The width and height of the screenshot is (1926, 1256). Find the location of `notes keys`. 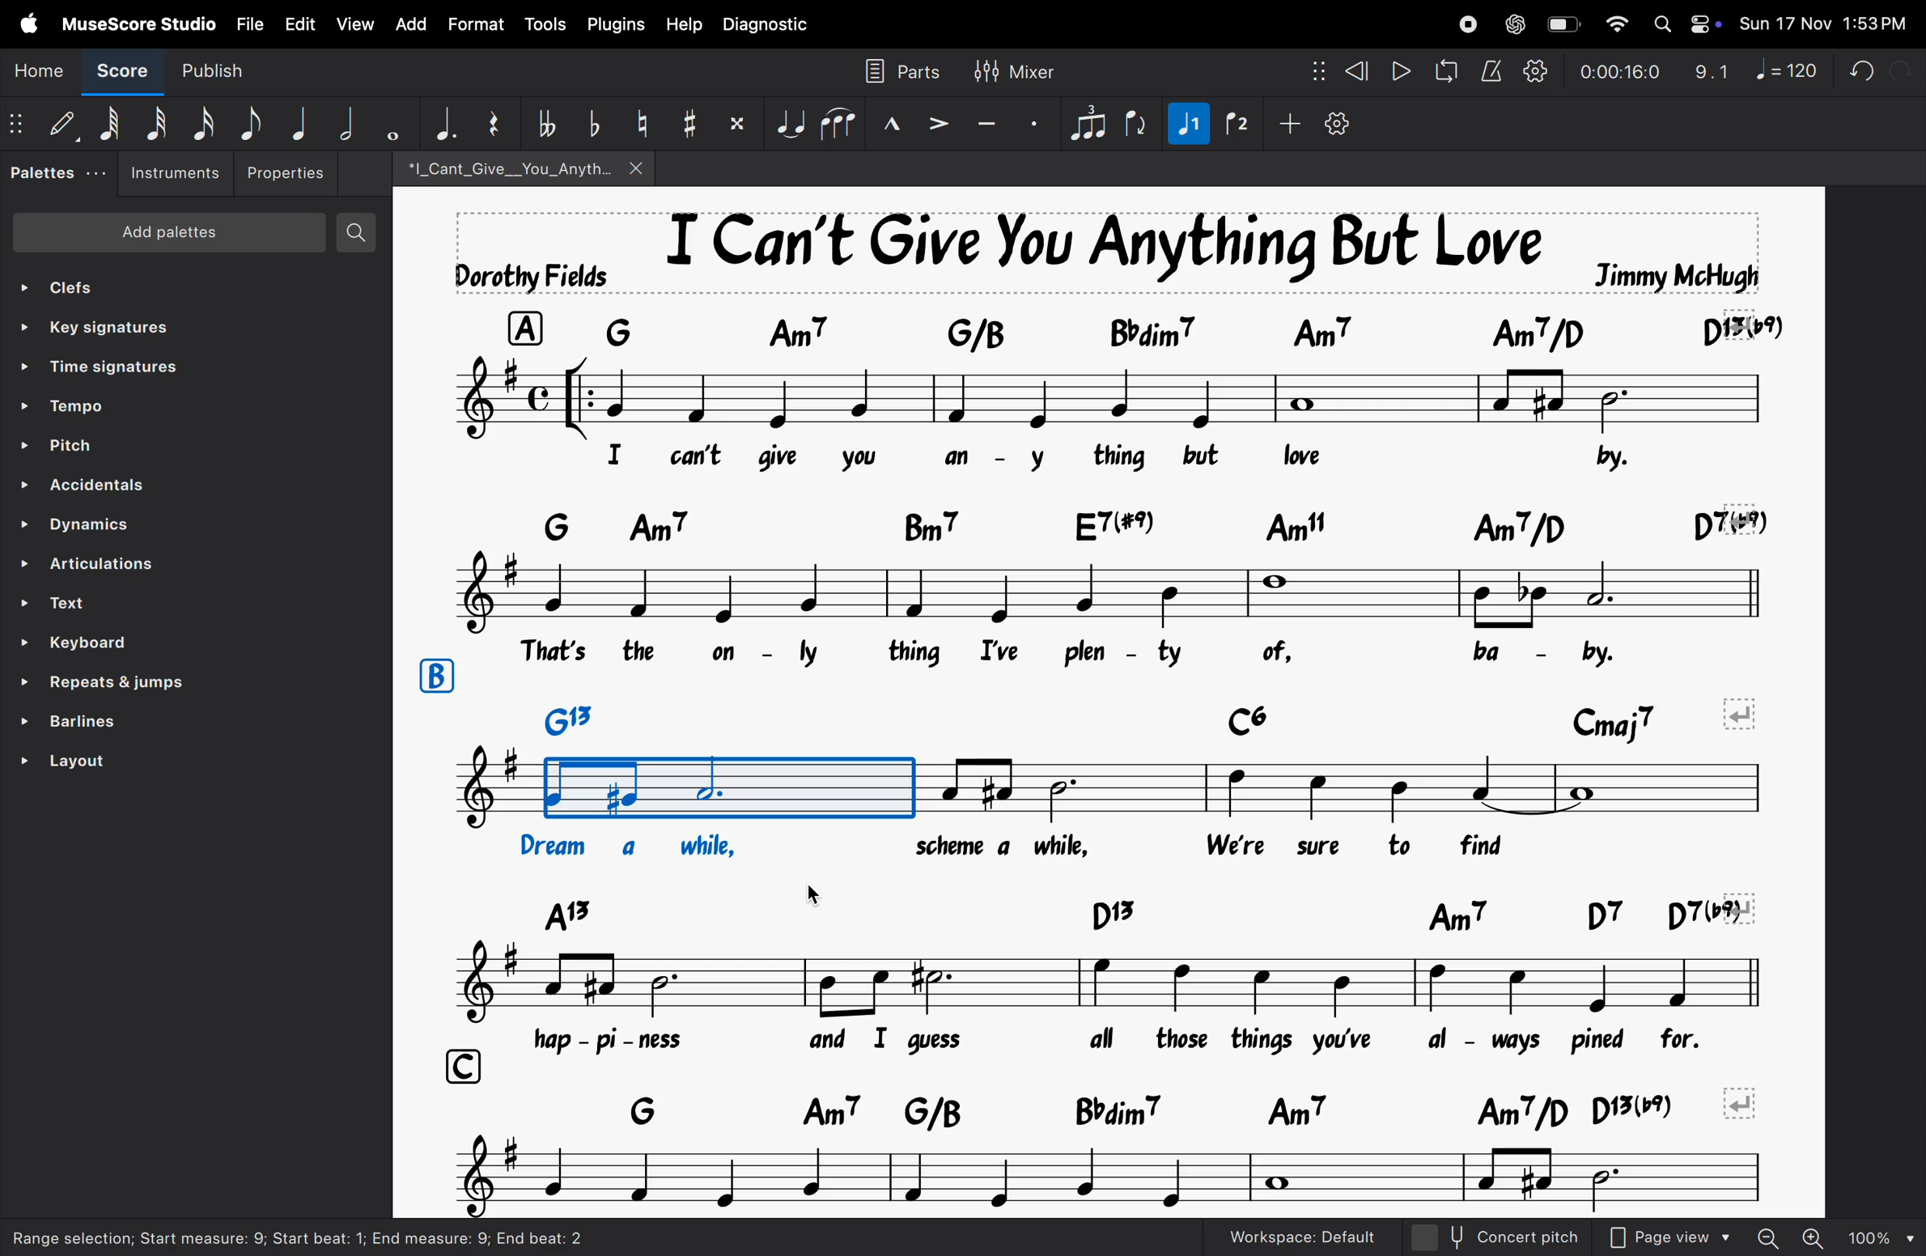

notes keys is located at coordinates (1131, 1107).